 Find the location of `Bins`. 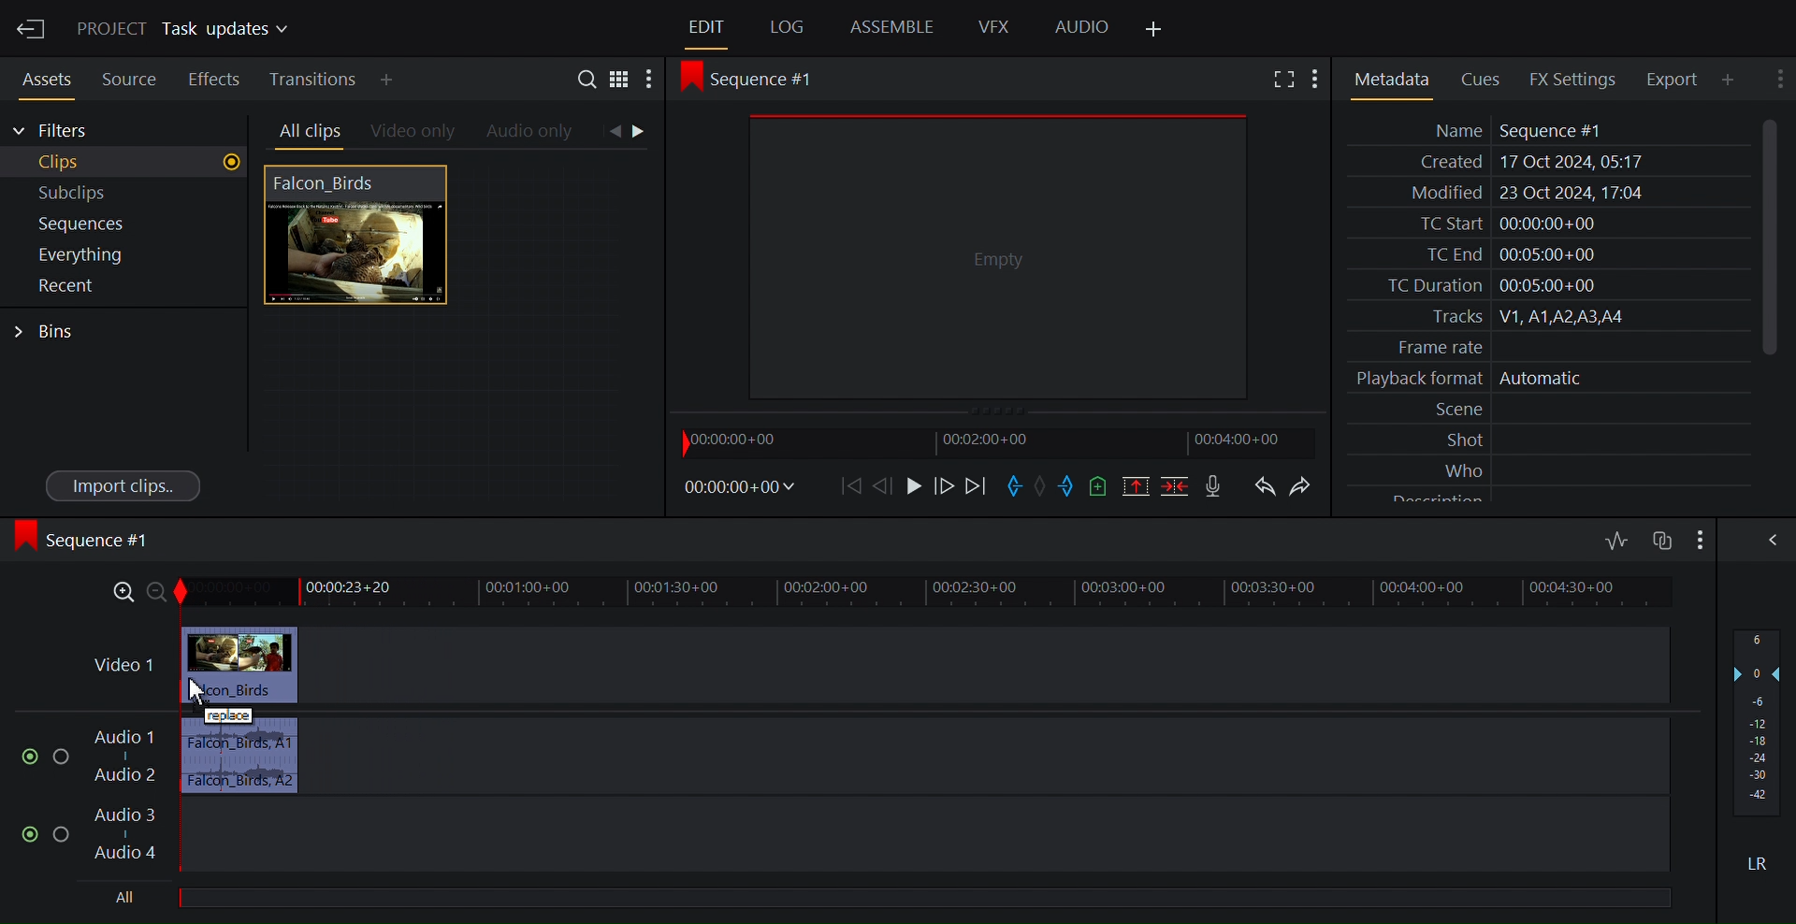

Bins is located at coordinates (46, 332).